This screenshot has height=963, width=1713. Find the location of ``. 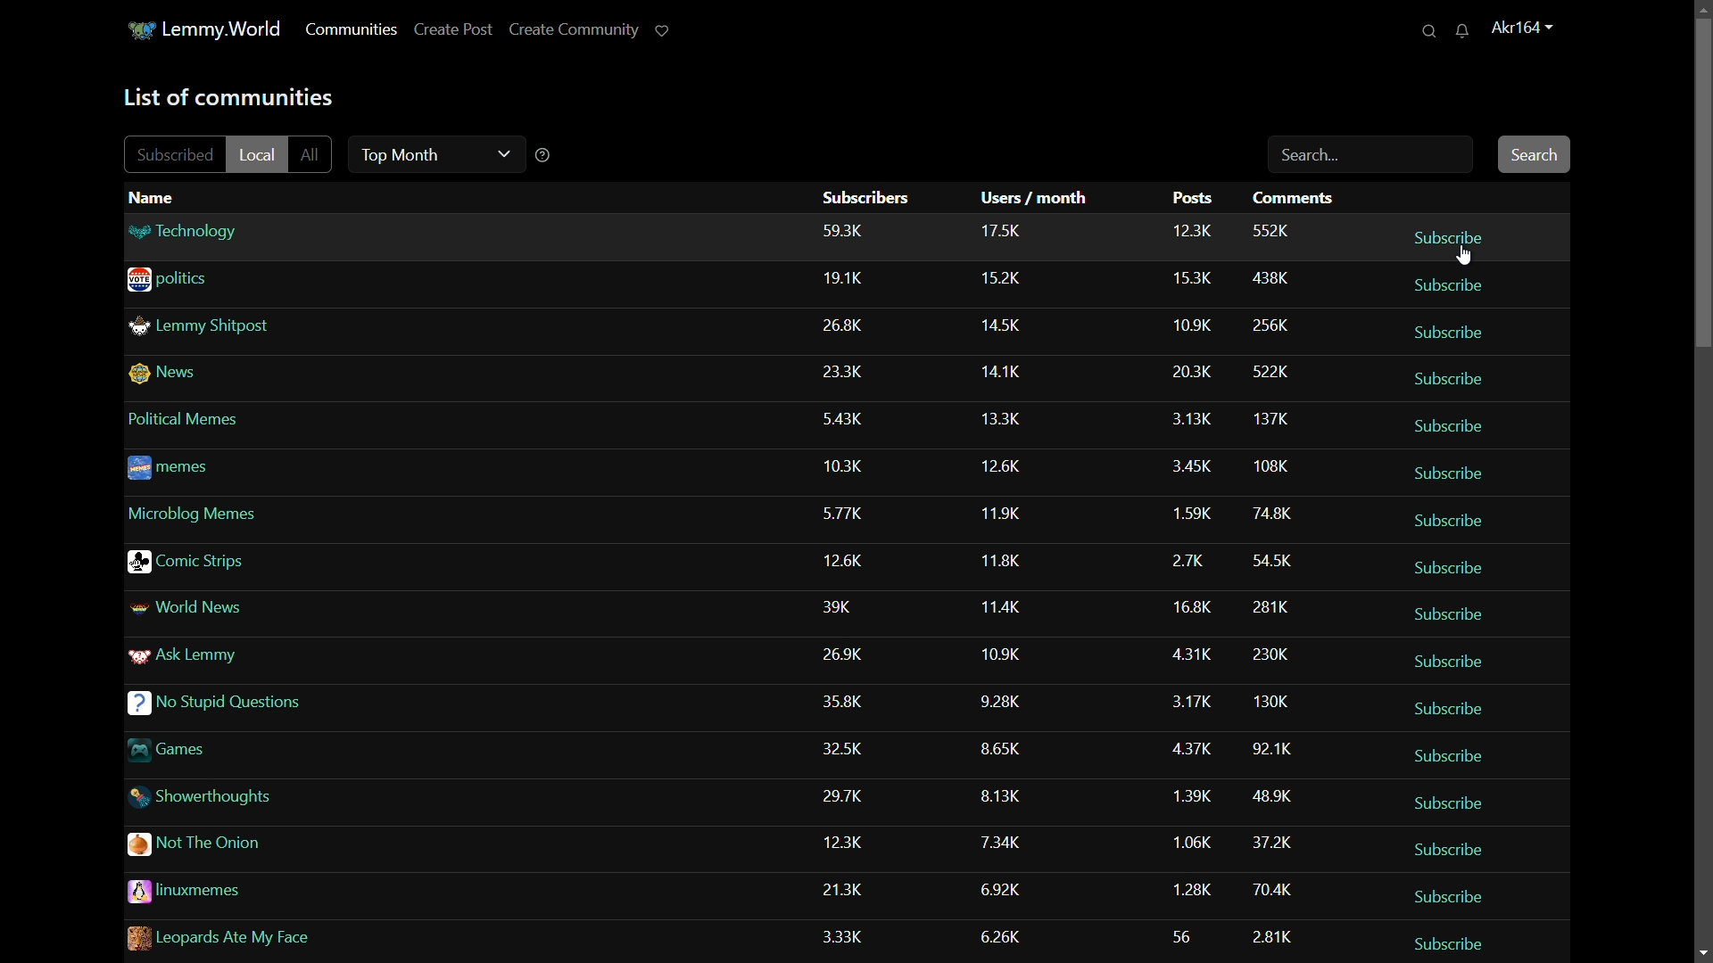

 is located at coordinates (854, 467).